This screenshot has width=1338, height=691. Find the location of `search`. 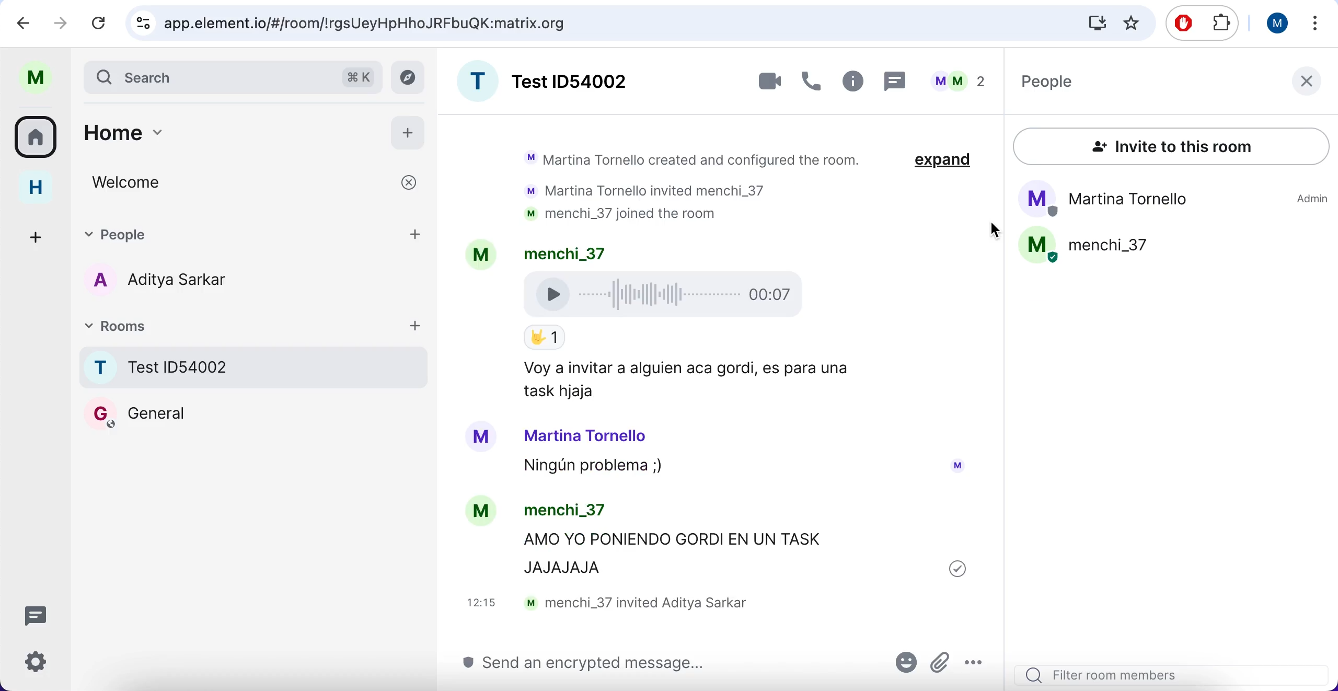

search is located at coordinates (232, 77).